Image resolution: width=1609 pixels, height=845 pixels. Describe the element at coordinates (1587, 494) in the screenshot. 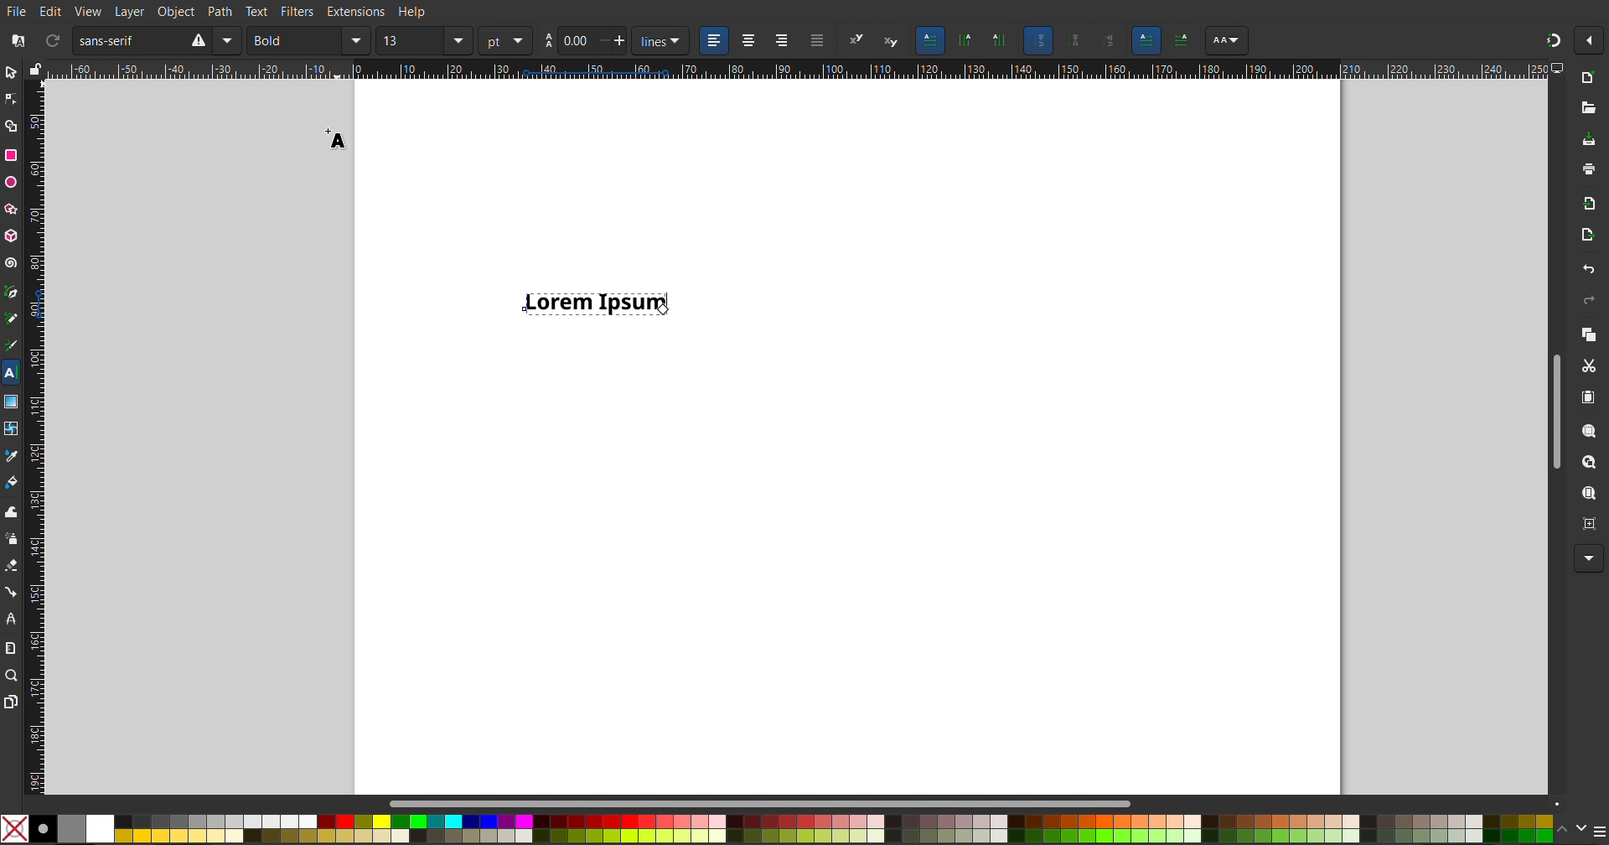

I see `Zoom Page` at that location.